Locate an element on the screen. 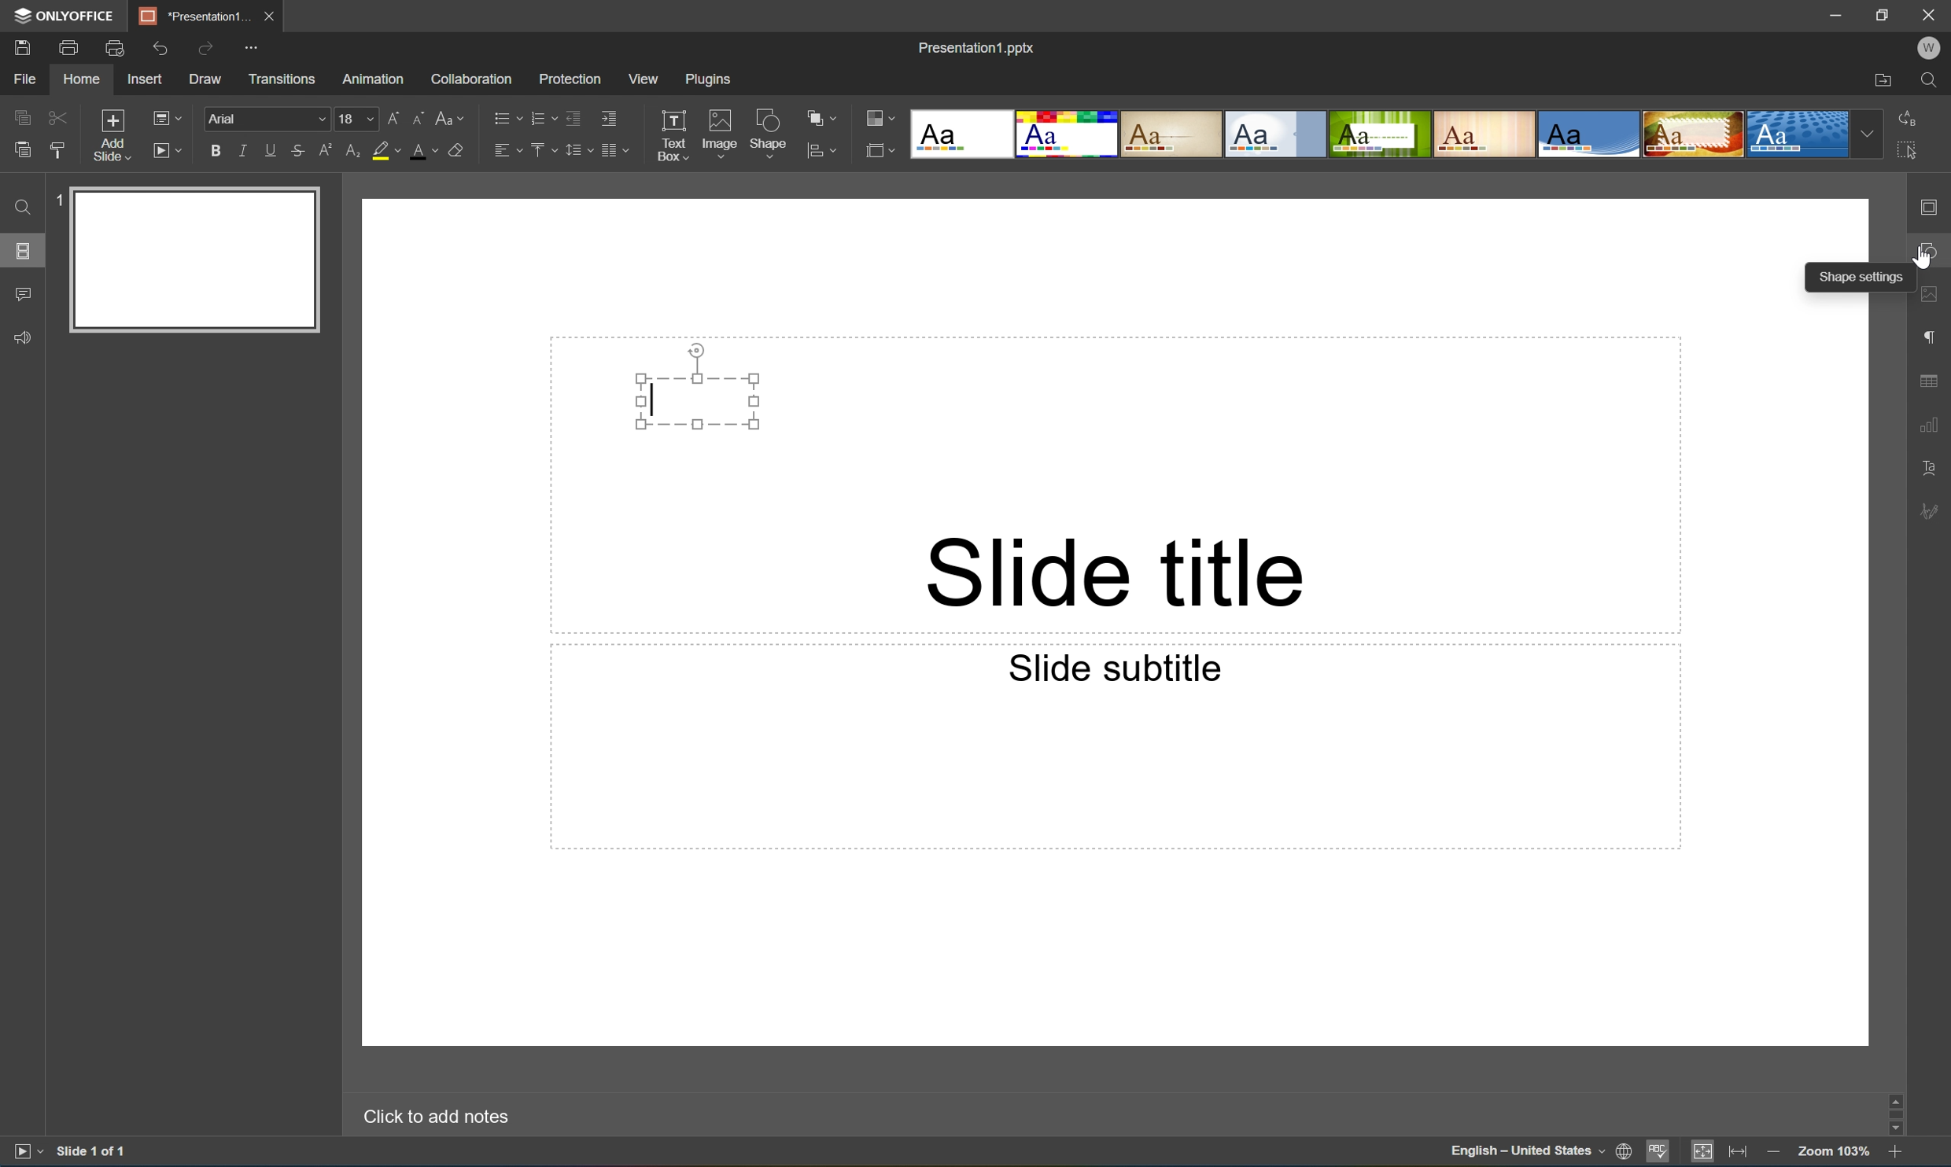 The width and height of the screenshot is (1951, 1167). Insert is located at coordinates (144, 79).